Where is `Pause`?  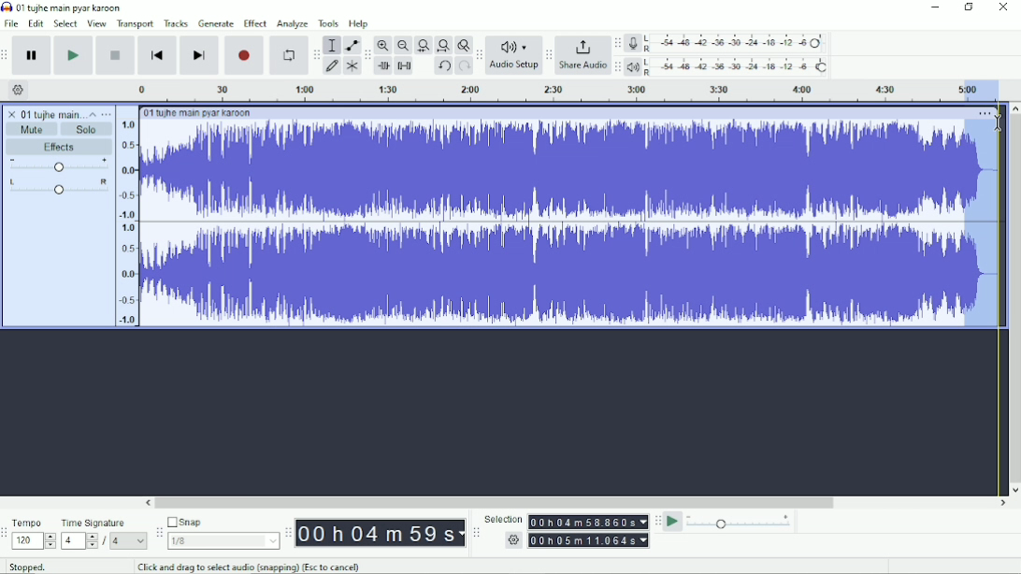
Pause is located at coordinates (32, 55).